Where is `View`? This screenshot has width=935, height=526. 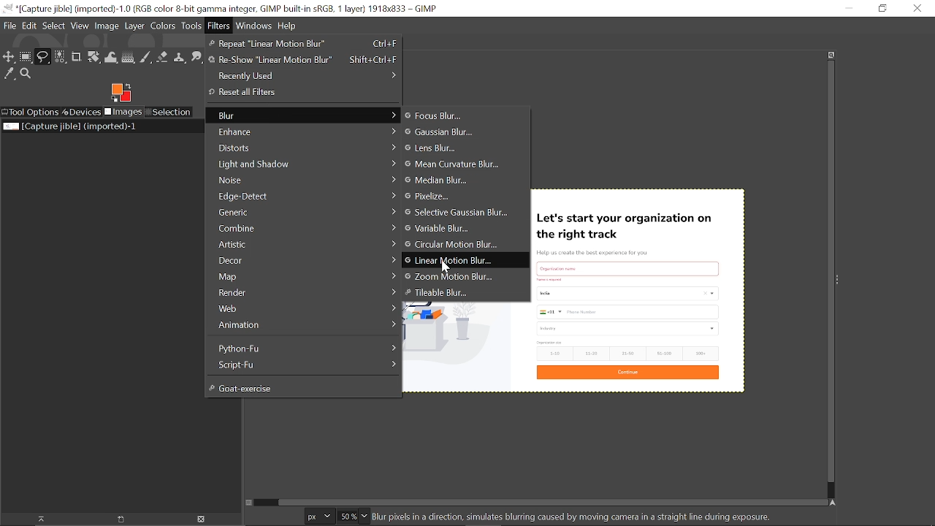
View is located at coordinates (80, 26).